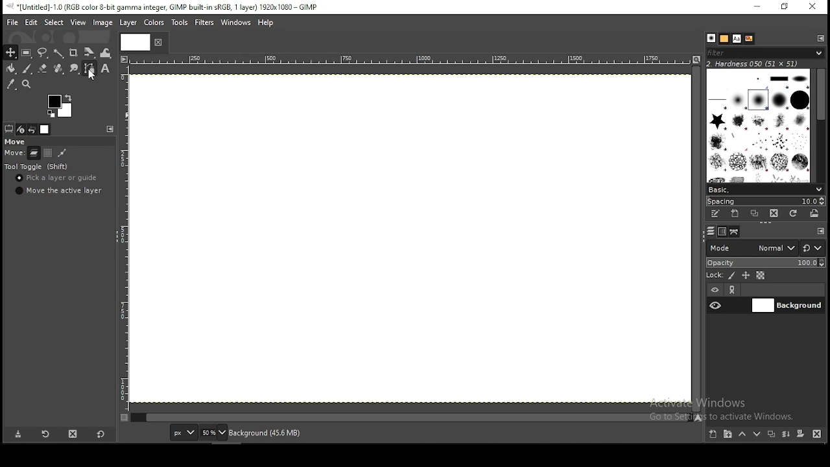 The height and width of the screenshot is (467, 830). What do you see at coordinates (30, 23) in the screenshot?
I see `edit` at bounding box center [30, 23].